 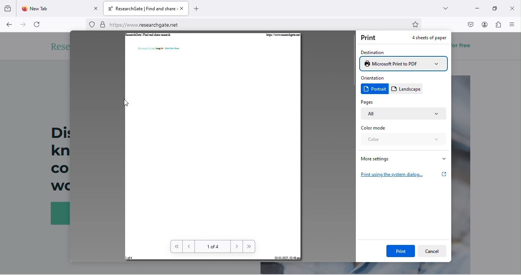 What do you see at coordinates (244, 23) in the screenshot?
I see `web link` at bounding box center [244, 23].